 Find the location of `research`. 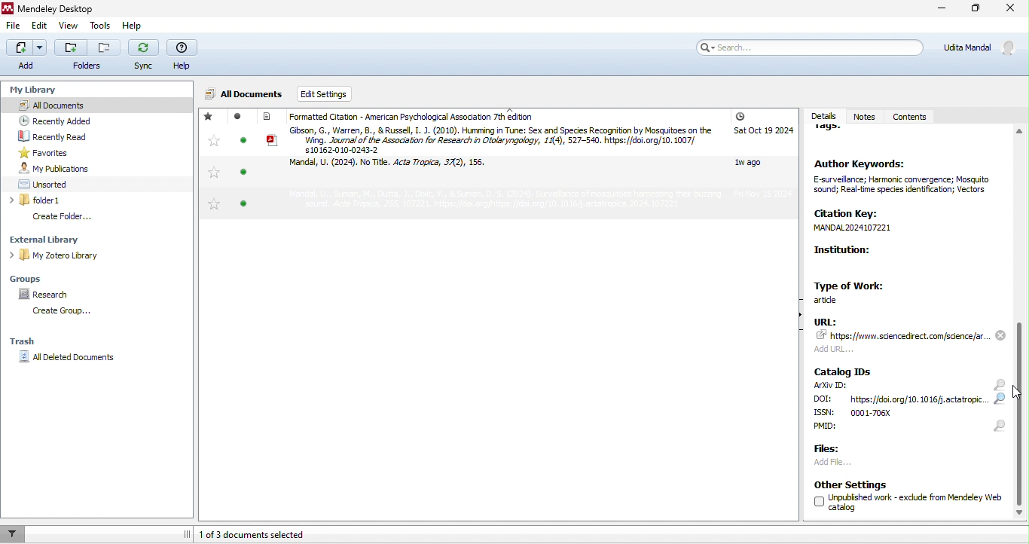

research is located at coordinates (46, 293).